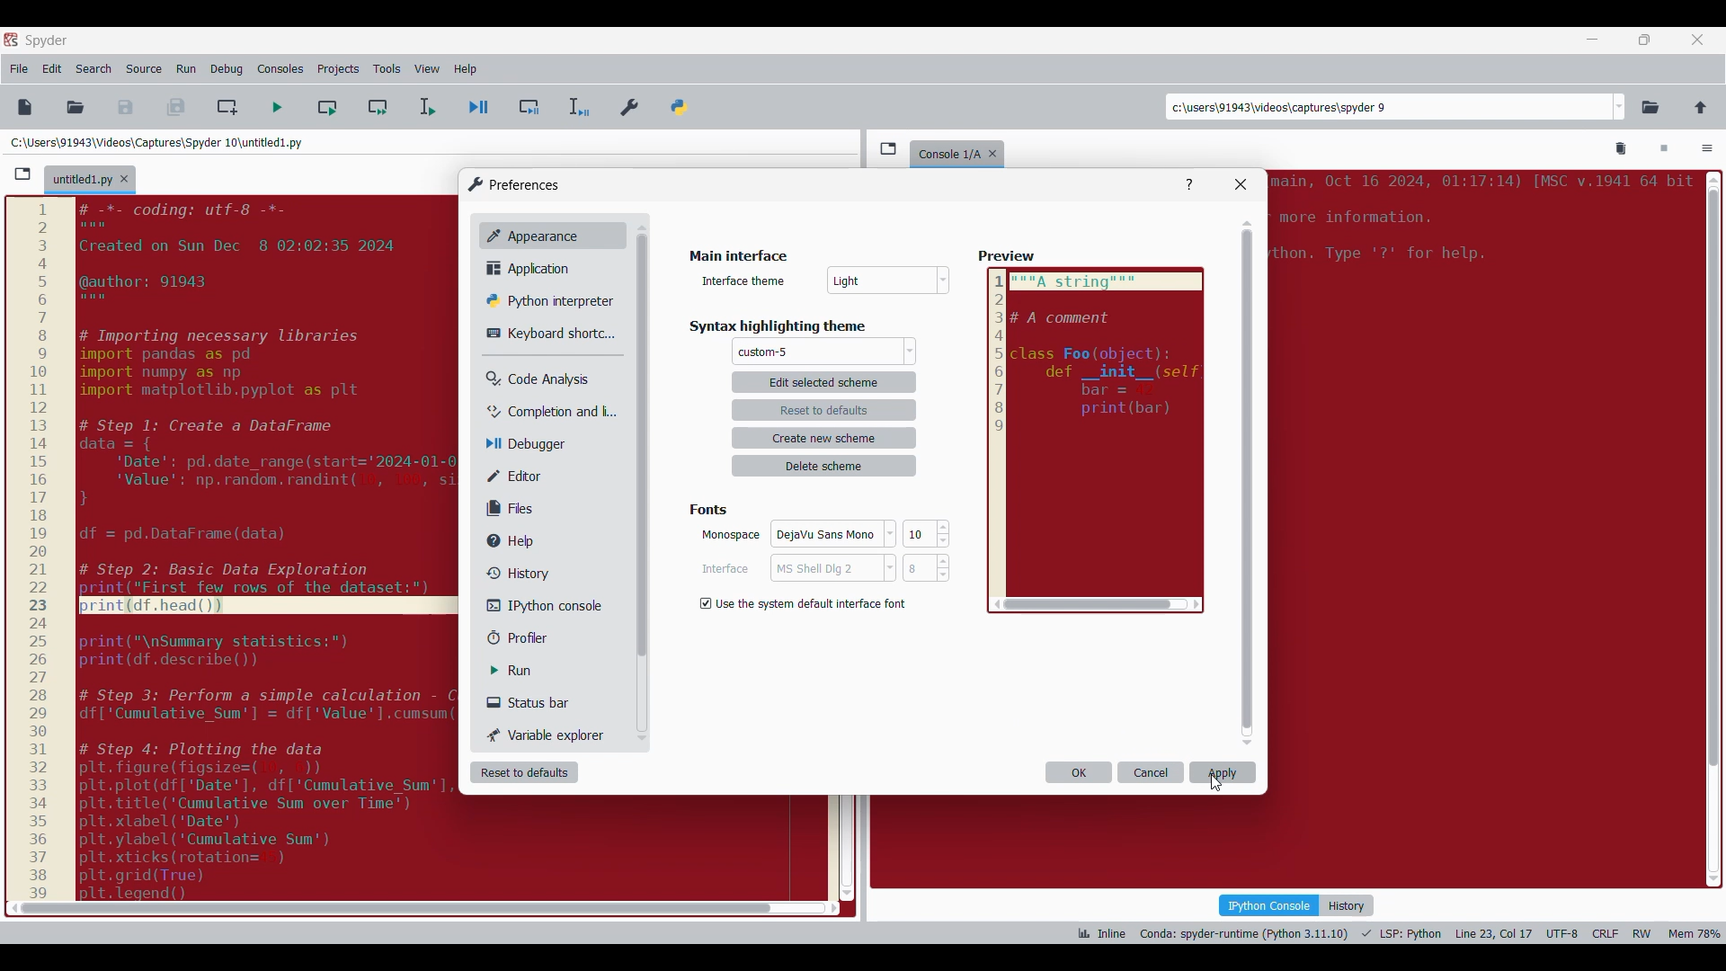 The image size is (1726, 971). I want to click on Browse tabs, so click(22, 174).